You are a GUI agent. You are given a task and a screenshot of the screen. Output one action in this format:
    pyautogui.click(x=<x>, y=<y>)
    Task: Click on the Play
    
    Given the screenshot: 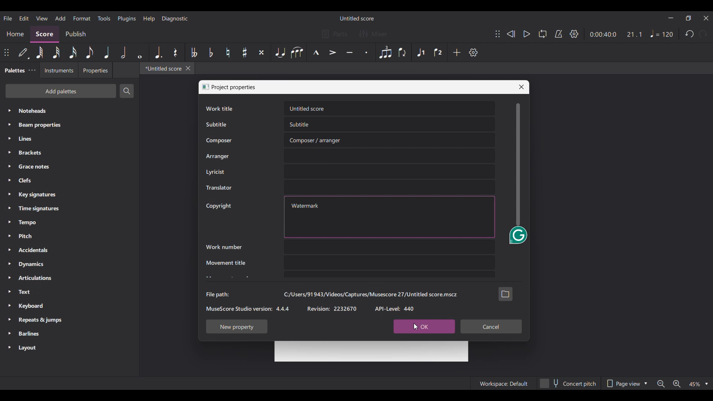 What is the action you would take?
    pyautogui.click(x=527, y=34)
    